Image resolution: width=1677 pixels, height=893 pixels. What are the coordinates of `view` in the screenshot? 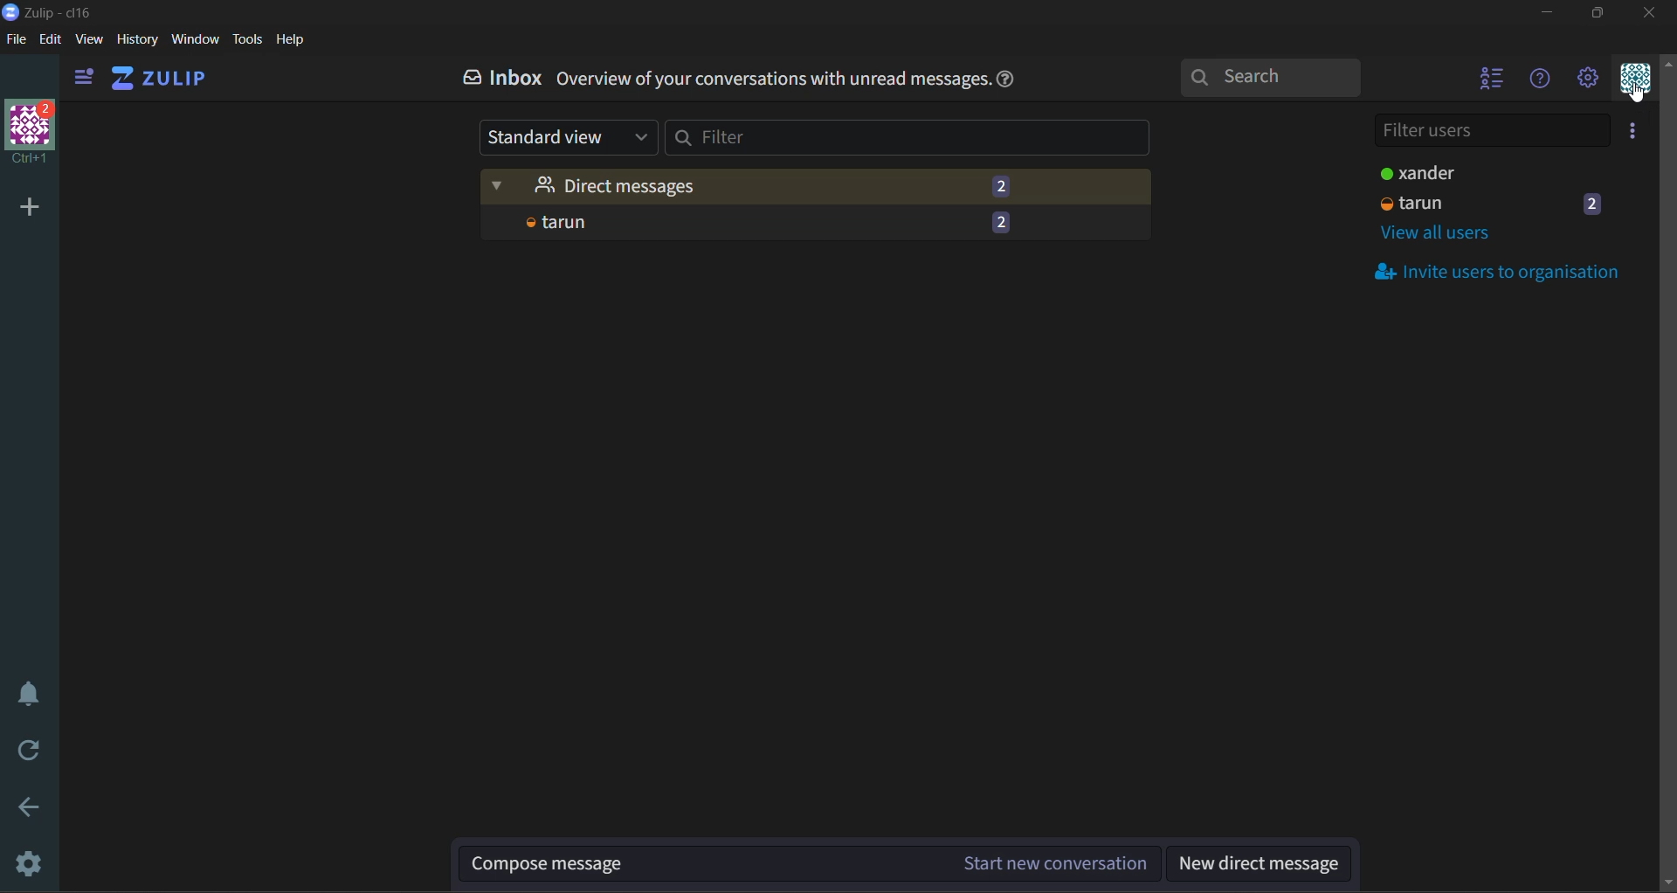 It's located at (87, 41).